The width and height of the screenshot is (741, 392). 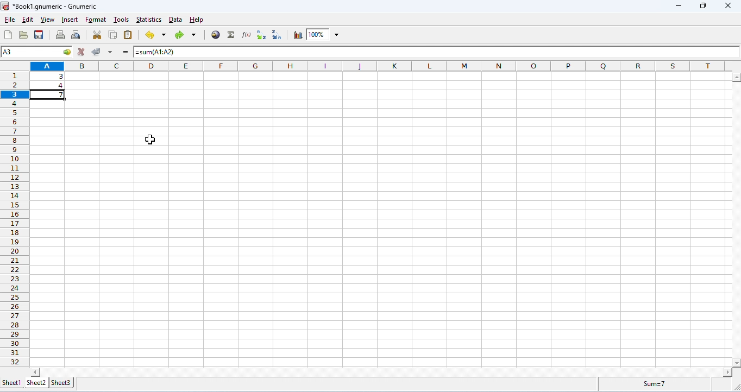 What do you see at coordinates (129, 35) in the screenshot?
I see `paste` at bounding box center [129, 35].